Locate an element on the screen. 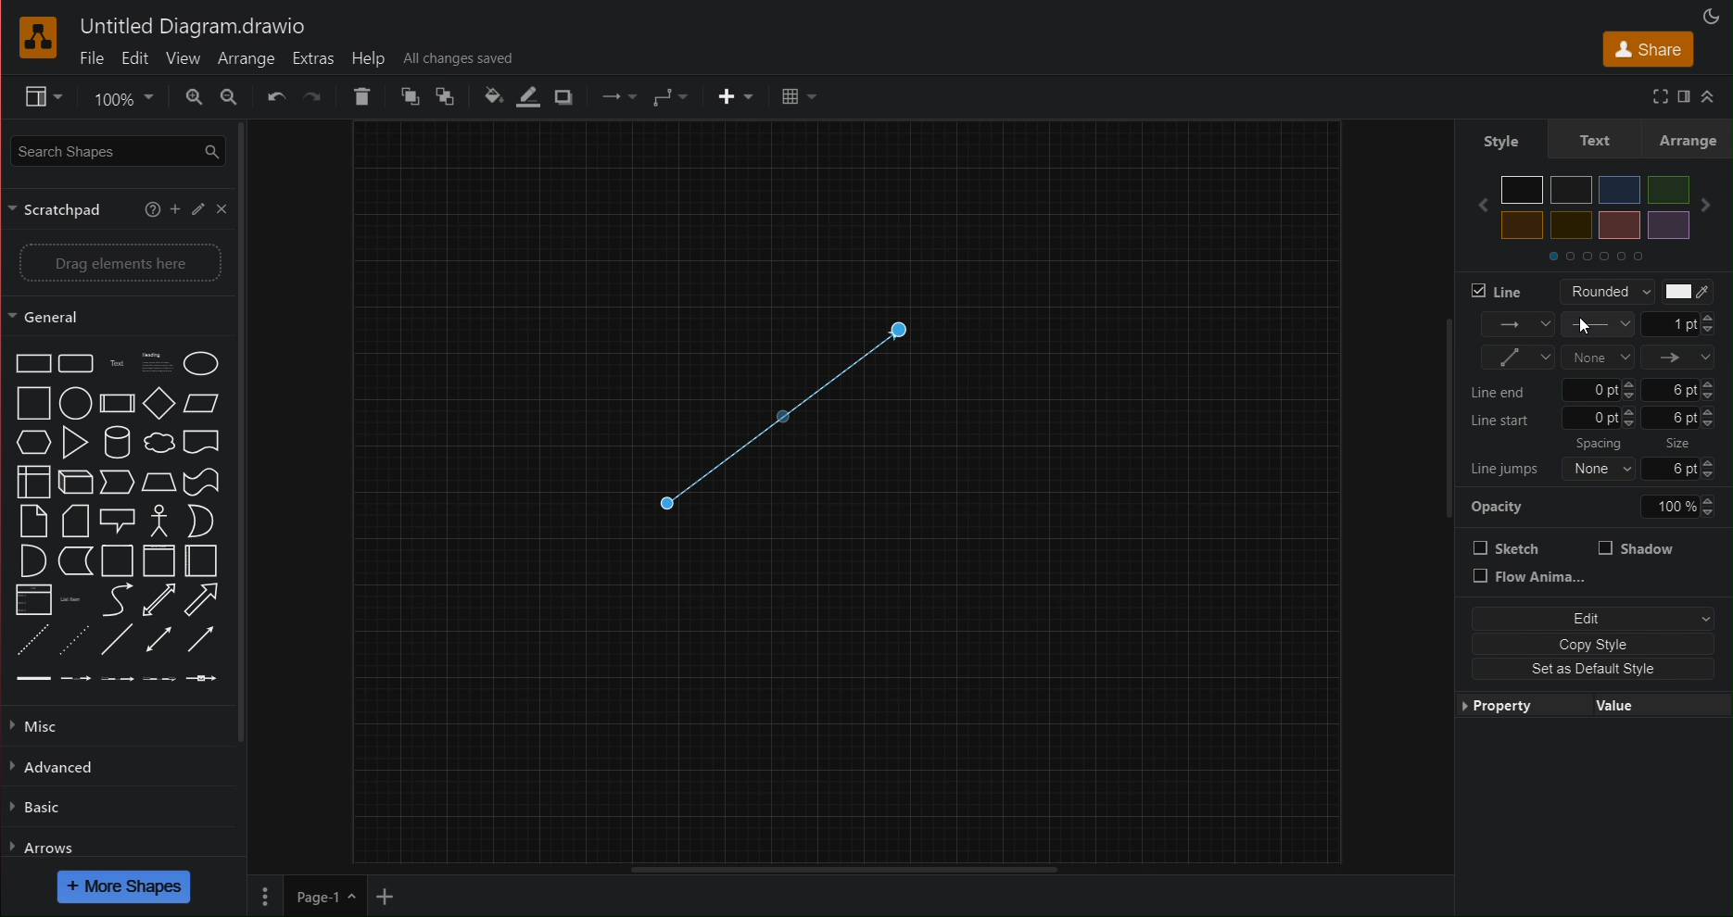 Image resolution: width=1733 pixels, height=917 pixels. Send to front is located at coordinates (409, 96).